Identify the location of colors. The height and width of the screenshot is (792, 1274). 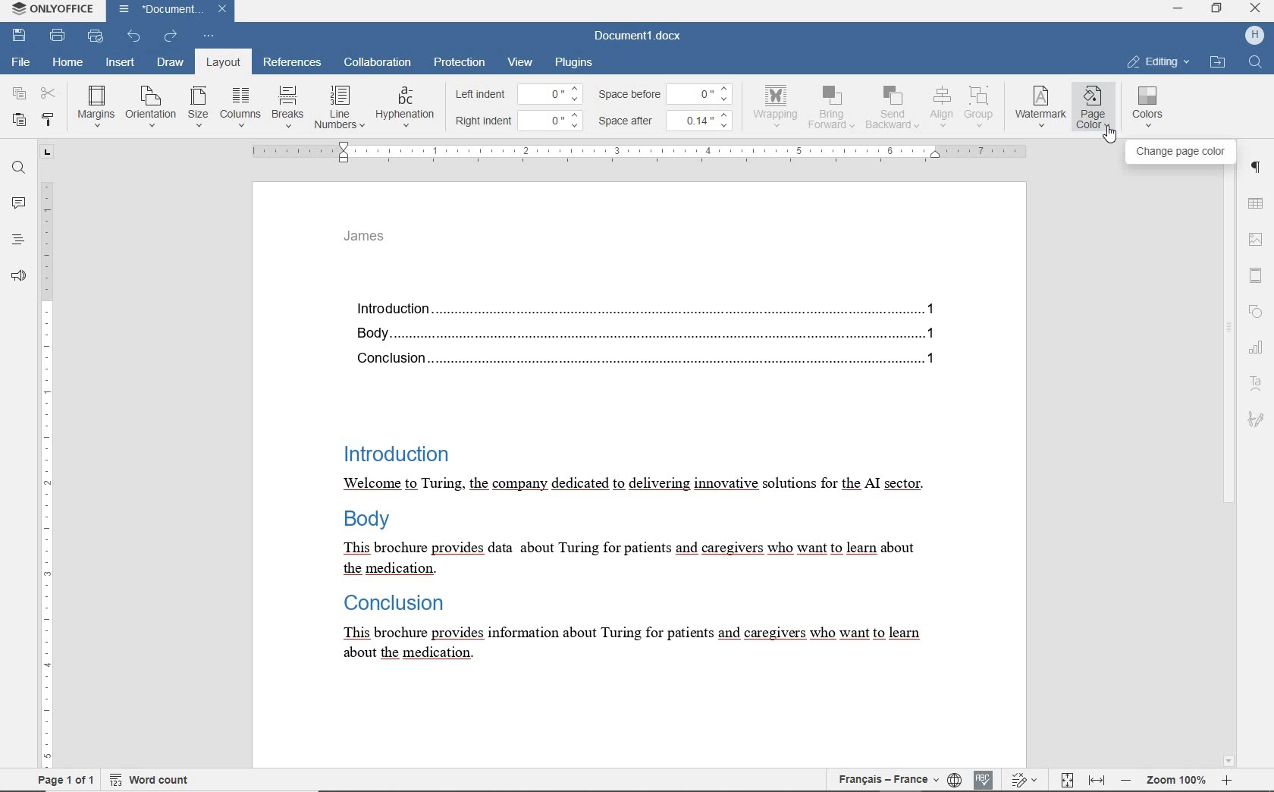
(1148, 112).